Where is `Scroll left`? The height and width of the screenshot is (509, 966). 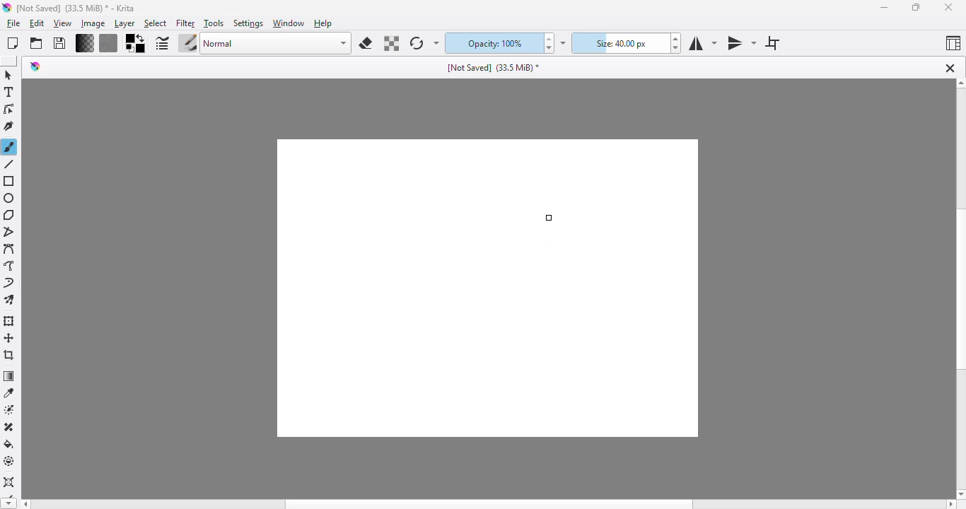 Scroll left is located at coordinates (27, 503).